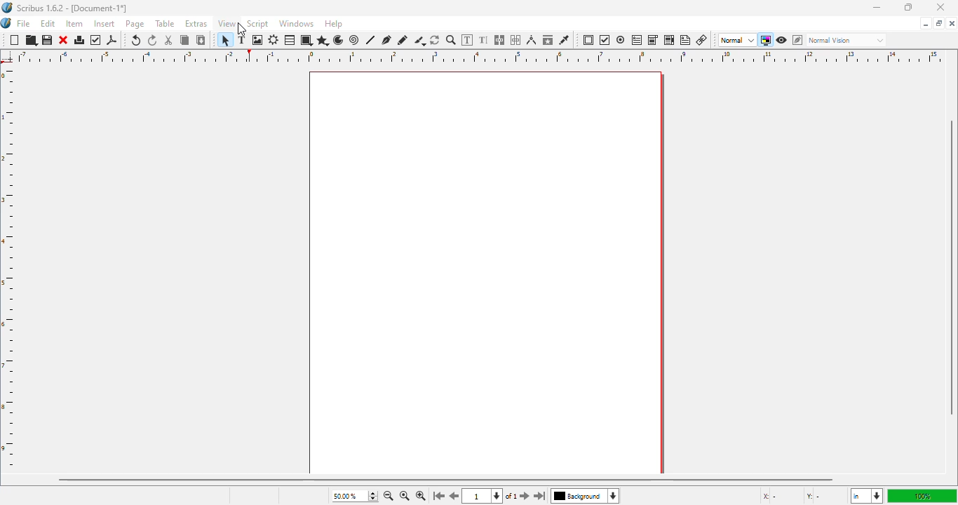  Describe the element at coordinates (876, 7) in the screenshot. I see `minimize` at that location.